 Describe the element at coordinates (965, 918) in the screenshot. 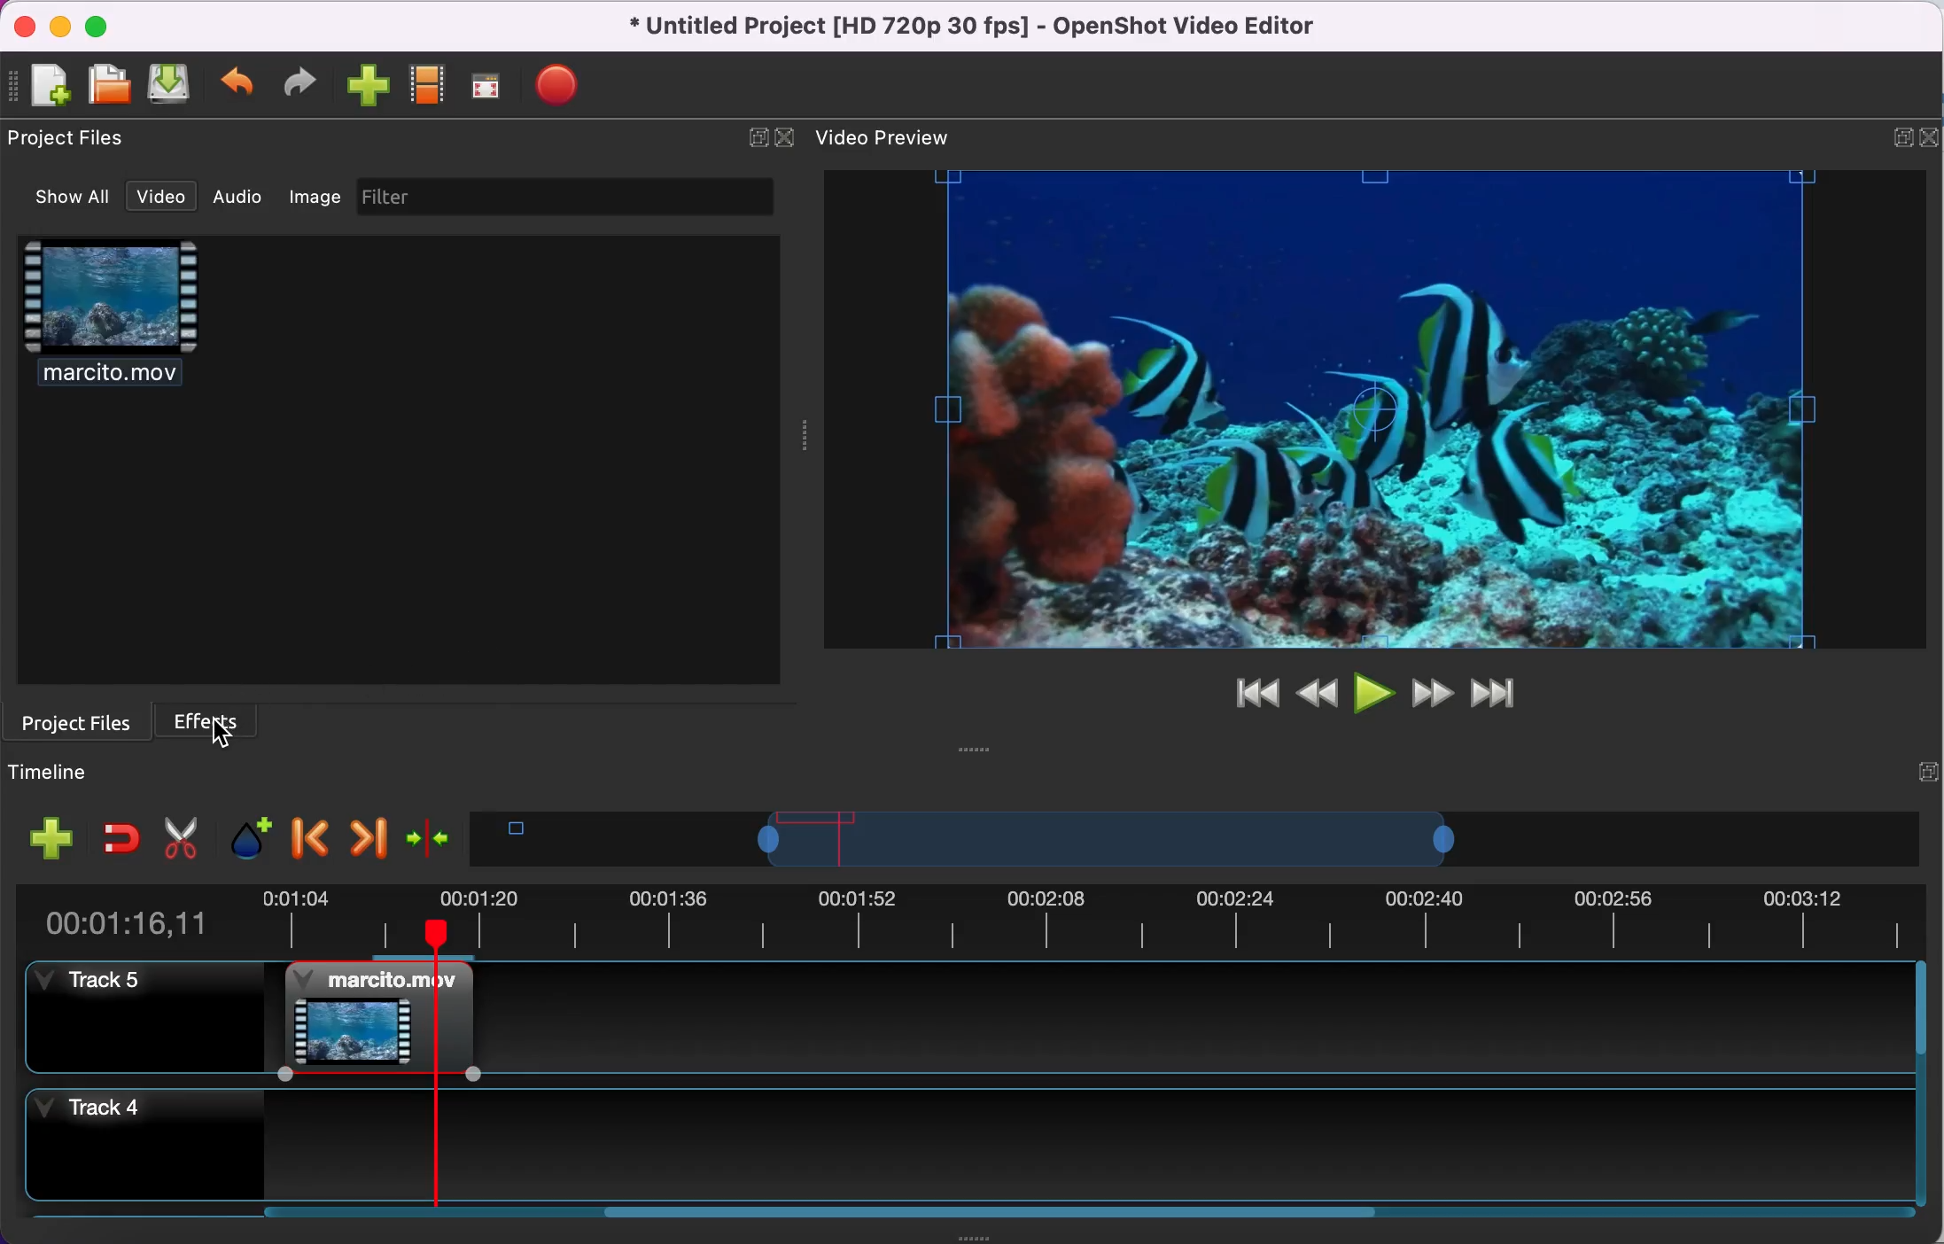

I see `duration` at that location.